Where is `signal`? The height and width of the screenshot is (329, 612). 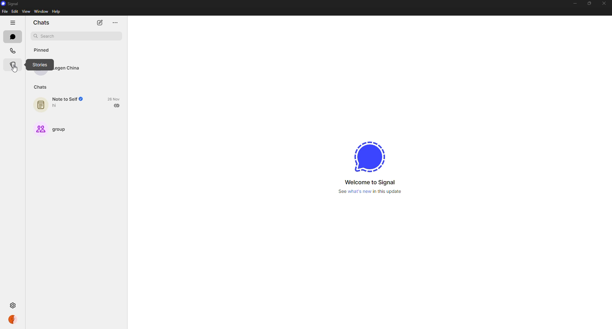 signal is located at coordinates (11, 4).